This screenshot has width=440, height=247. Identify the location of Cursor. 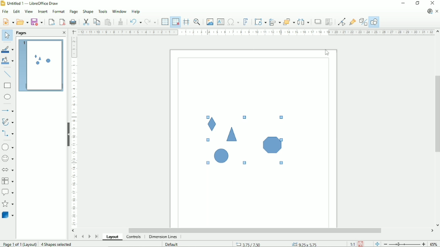
(328, 53).